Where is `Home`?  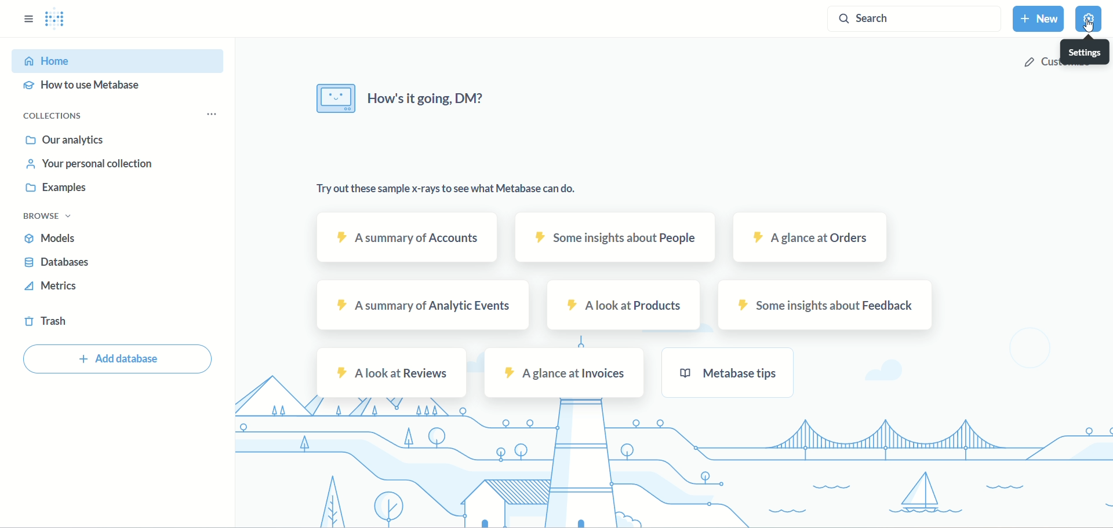 Home is located at coordinates (119, 60).